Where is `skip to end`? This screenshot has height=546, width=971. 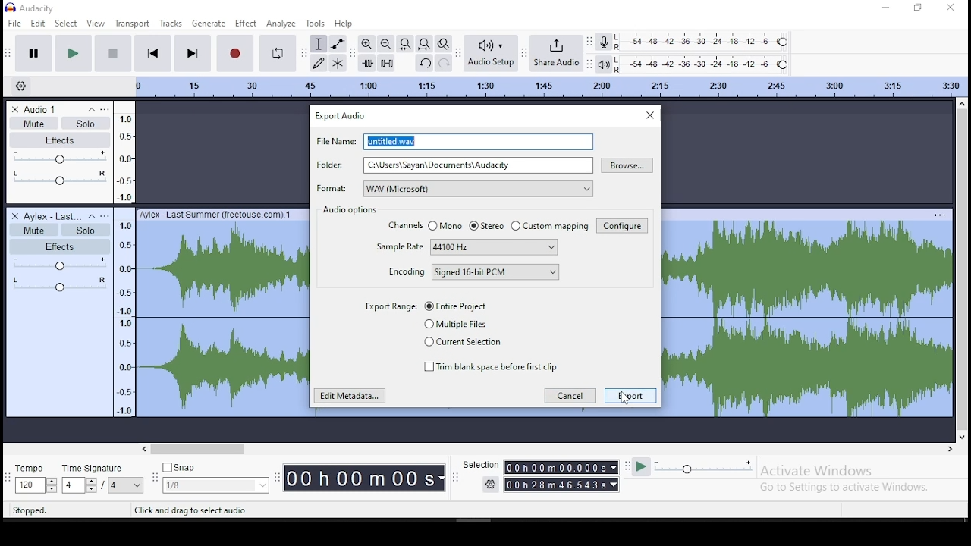
skip to end is located at coordinates (193, 52).